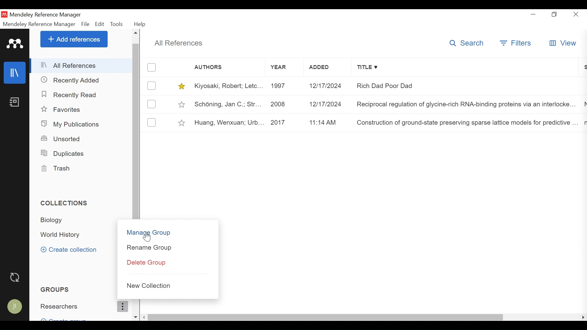  I want to click on Search, so click(465, 43).